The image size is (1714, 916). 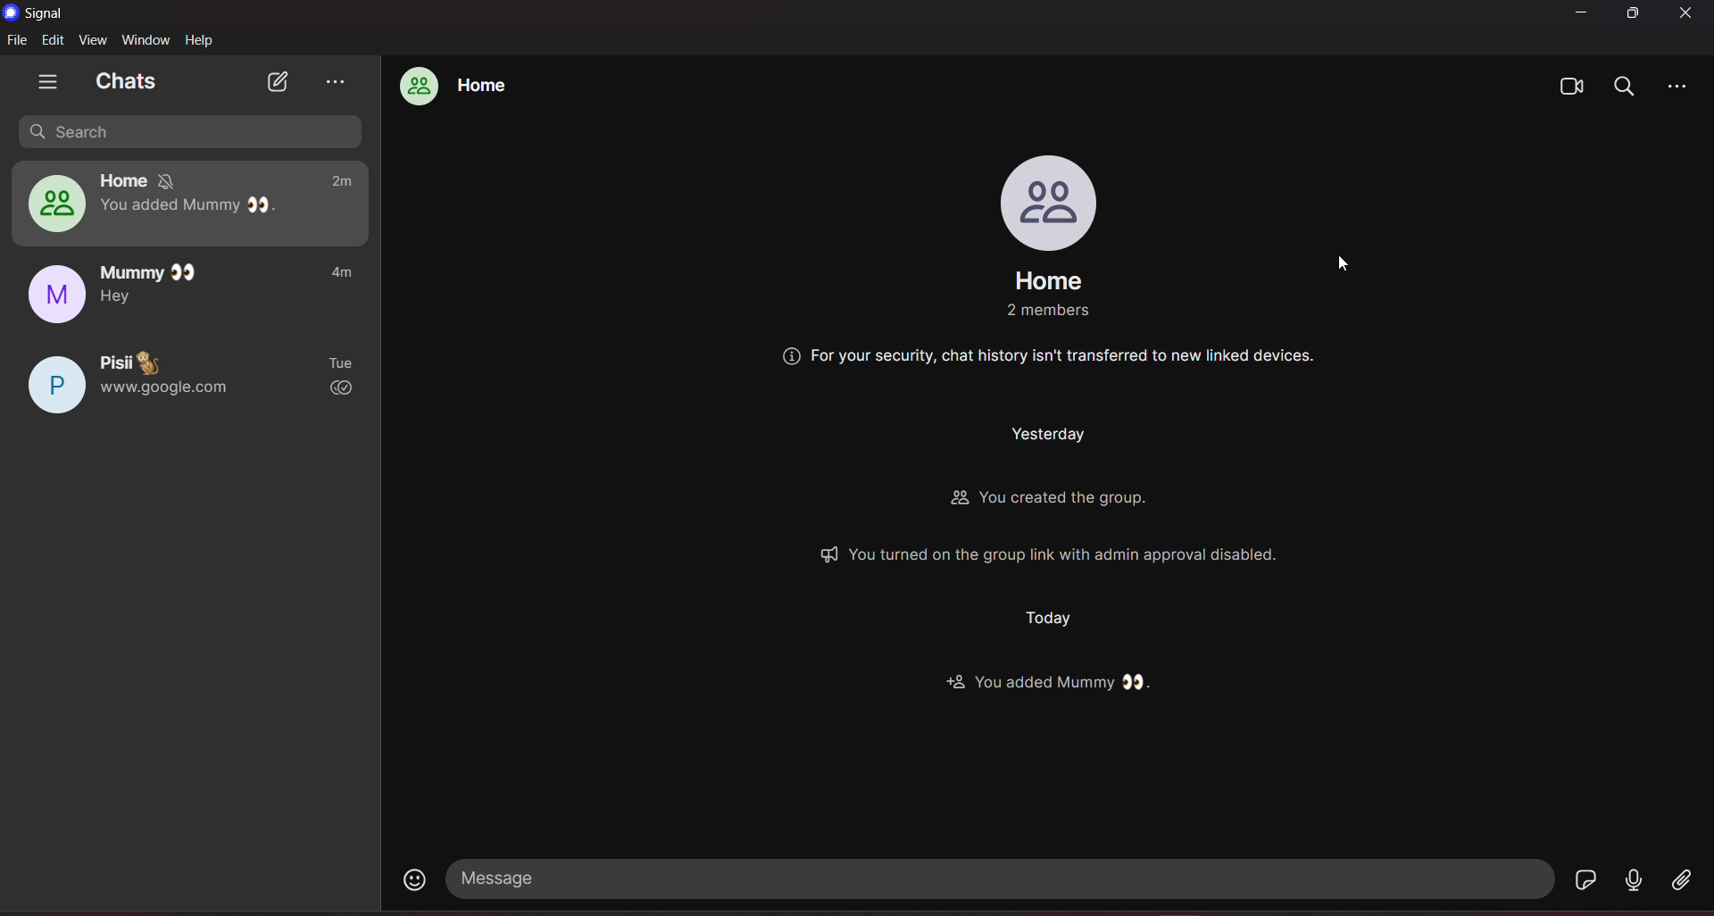 What do you see at coordinates (191, 130) in the screenshot?
I see `search` at bounding box center [191, 130].